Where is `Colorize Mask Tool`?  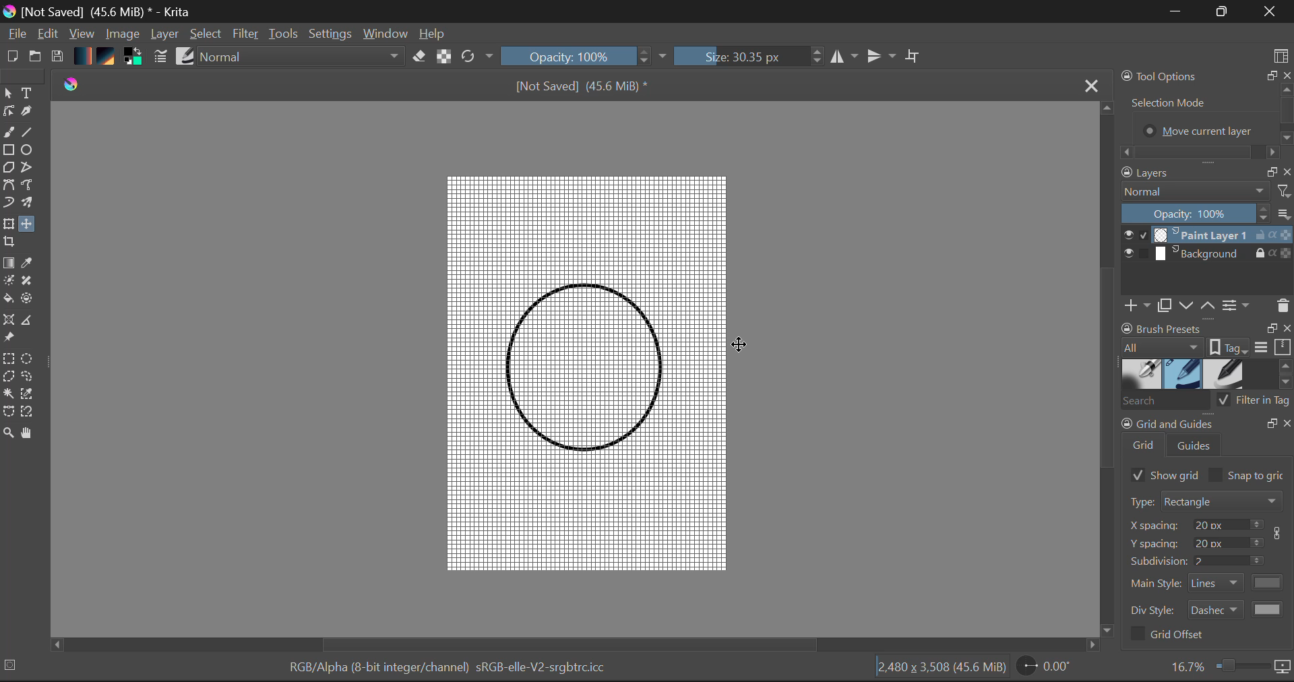
Colorize Mask Tool is located at coordinates (9, 280).